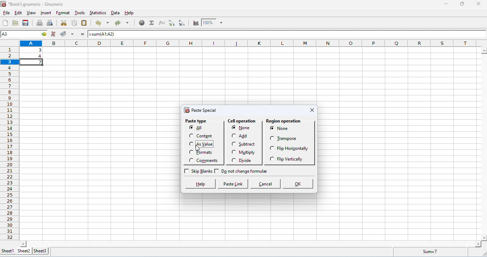  Describe the element at coordinates (19, 12) in the screenshot. I see `edit` at that location.